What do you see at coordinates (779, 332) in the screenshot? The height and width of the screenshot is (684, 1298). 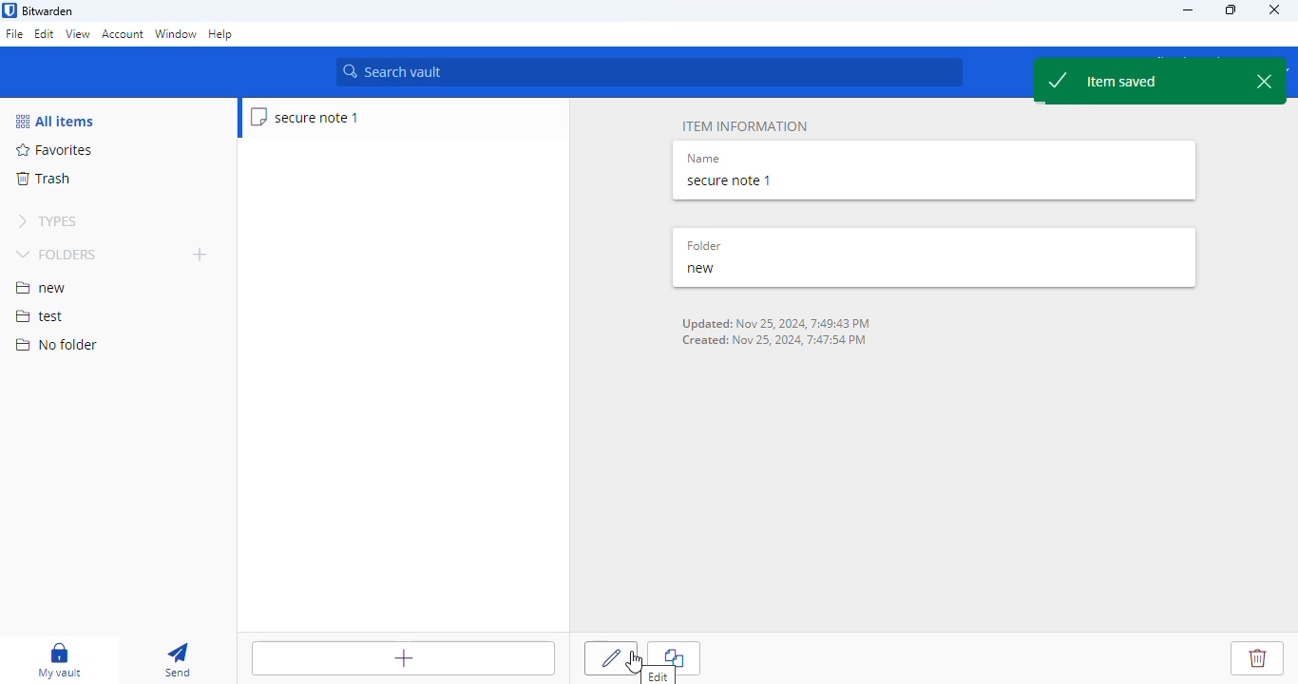 I see `updated and created date & time` at bounding box center [779, 332].